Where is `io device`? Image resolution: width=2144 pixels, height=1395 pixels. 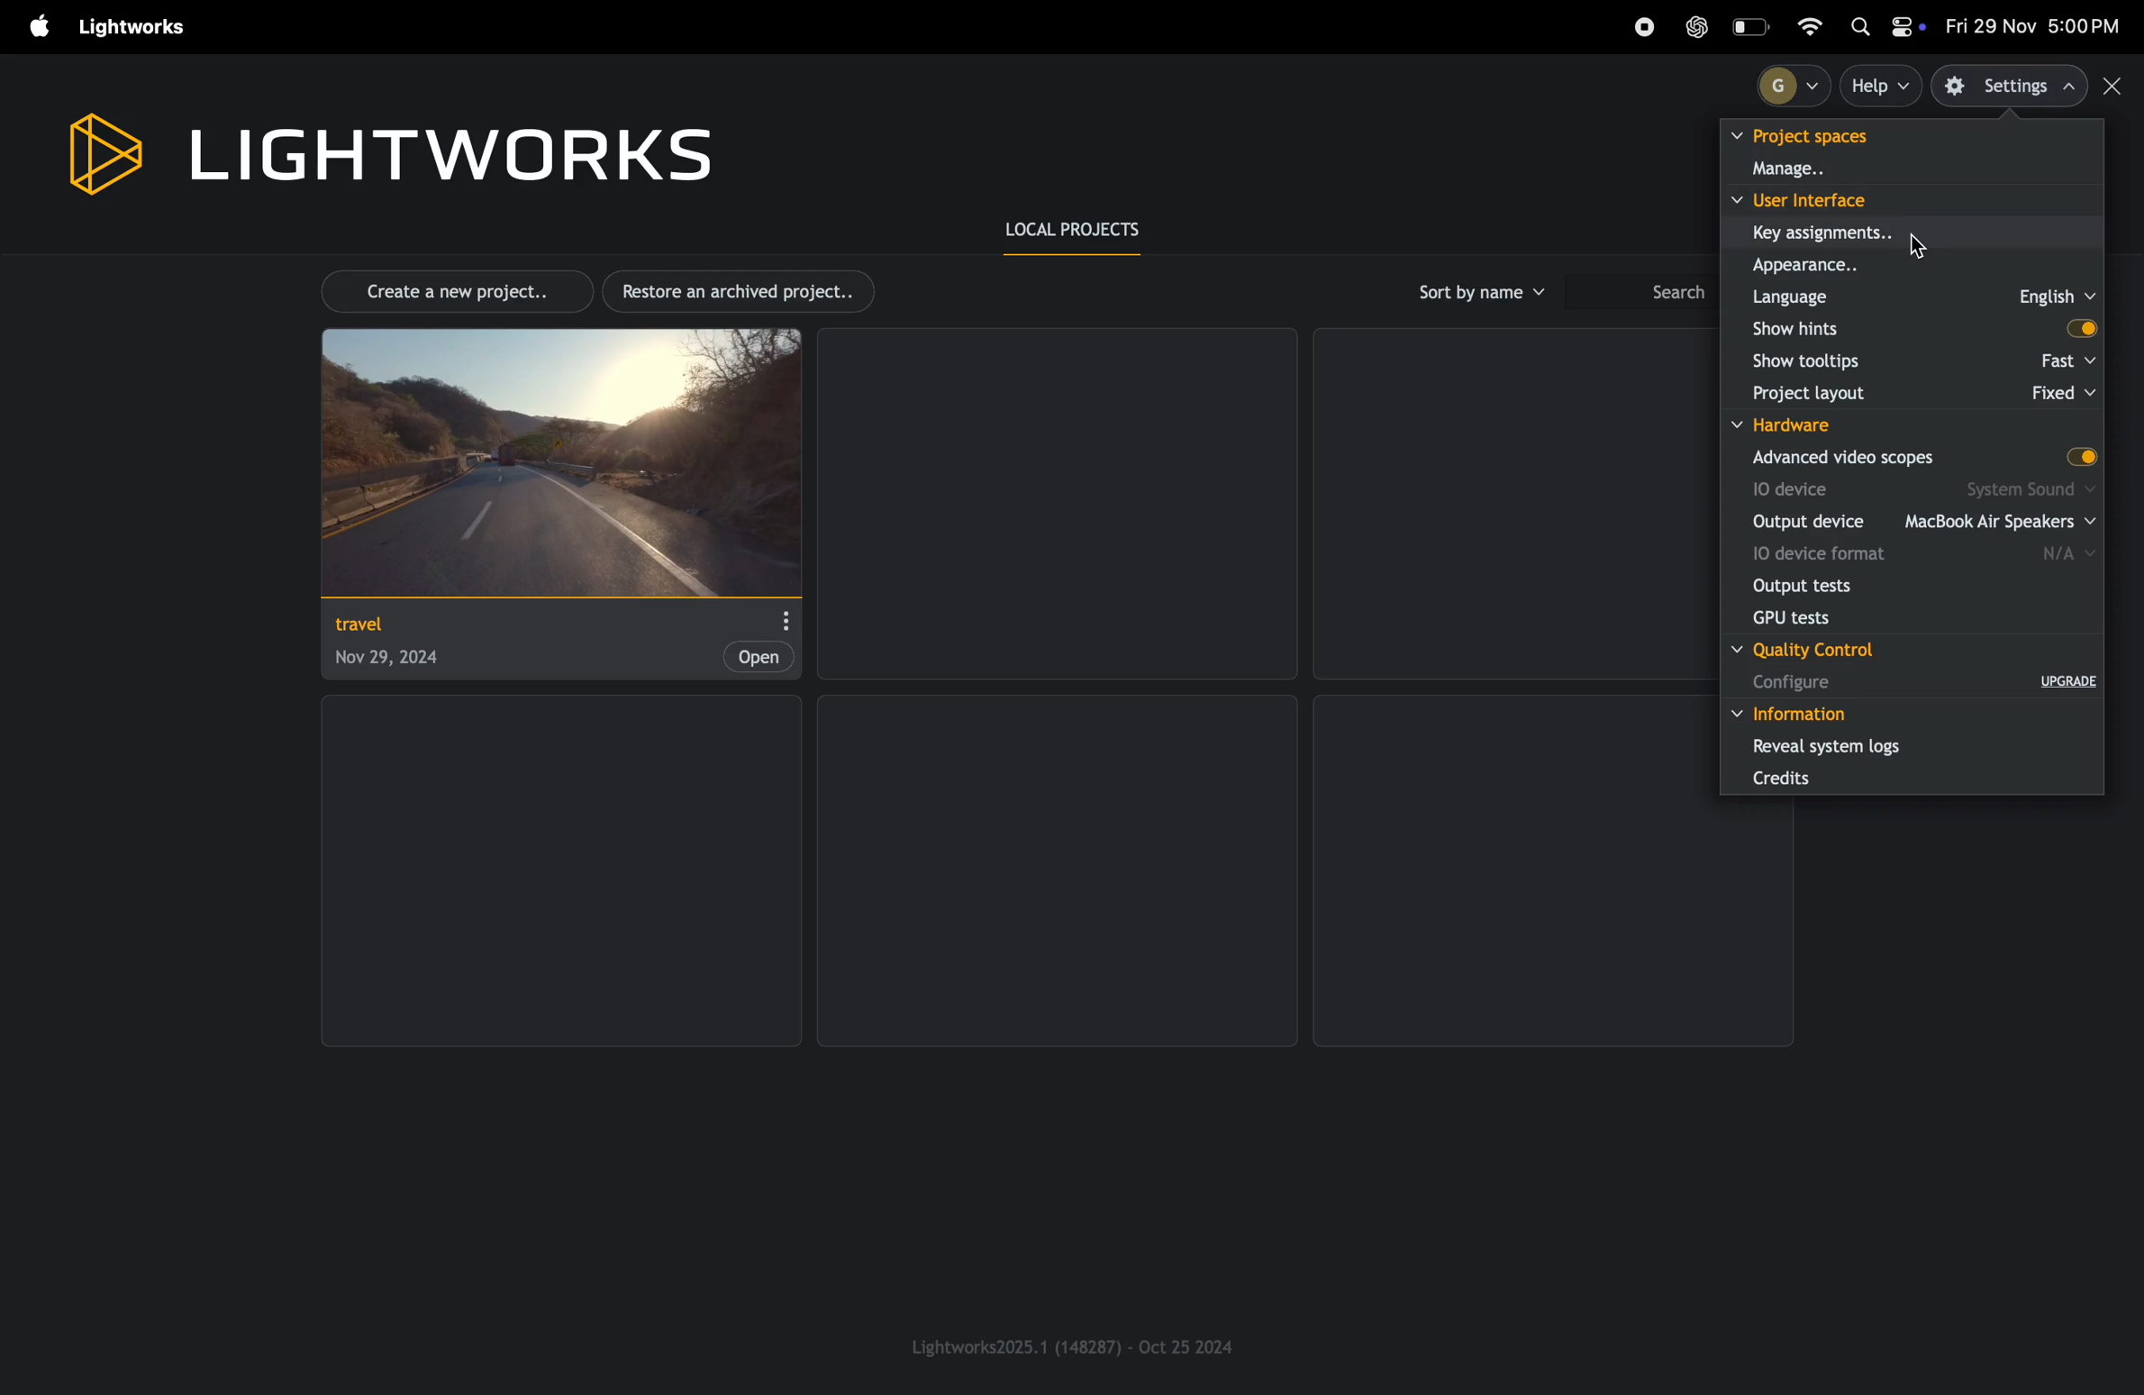 io device is located at coordinates (1912, 492).